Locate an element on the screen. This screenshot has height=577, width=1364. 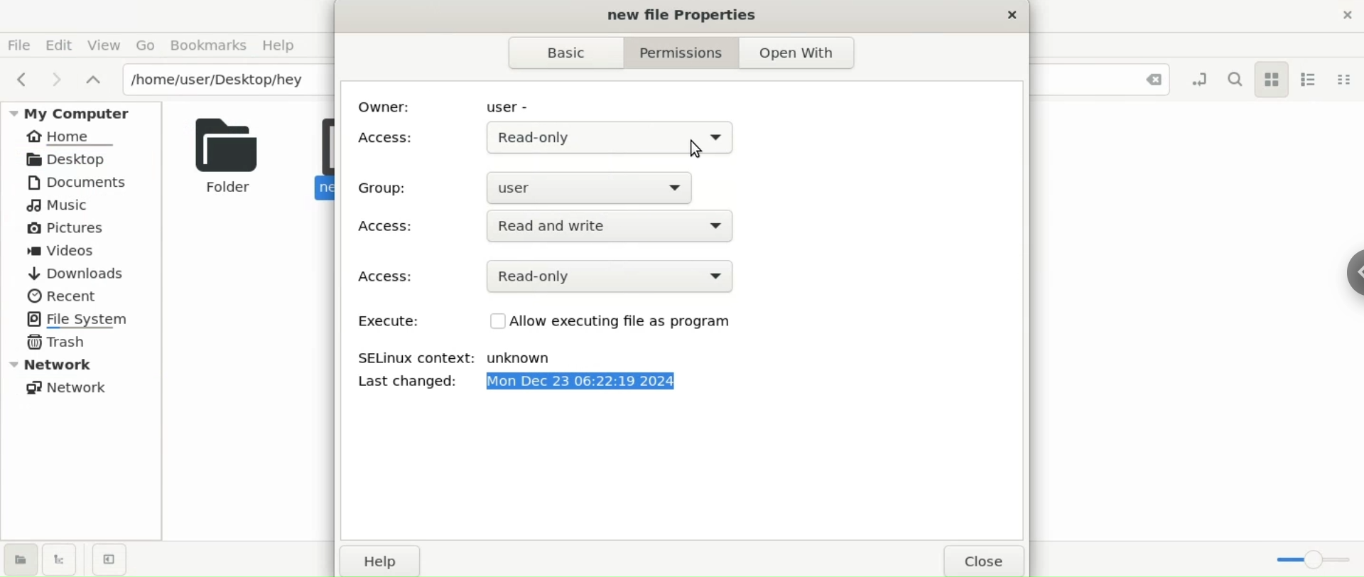
show treeview is located at coordinates (60, 559).